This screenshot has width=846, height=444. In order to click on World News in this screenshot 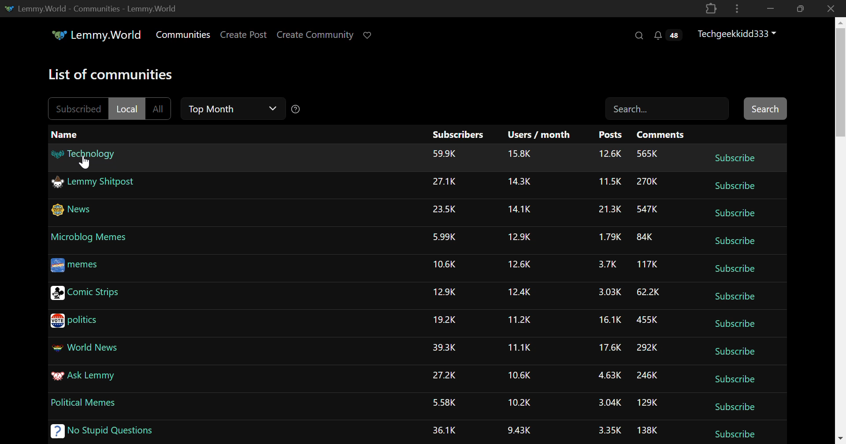, I will do `click(87, 346)`.